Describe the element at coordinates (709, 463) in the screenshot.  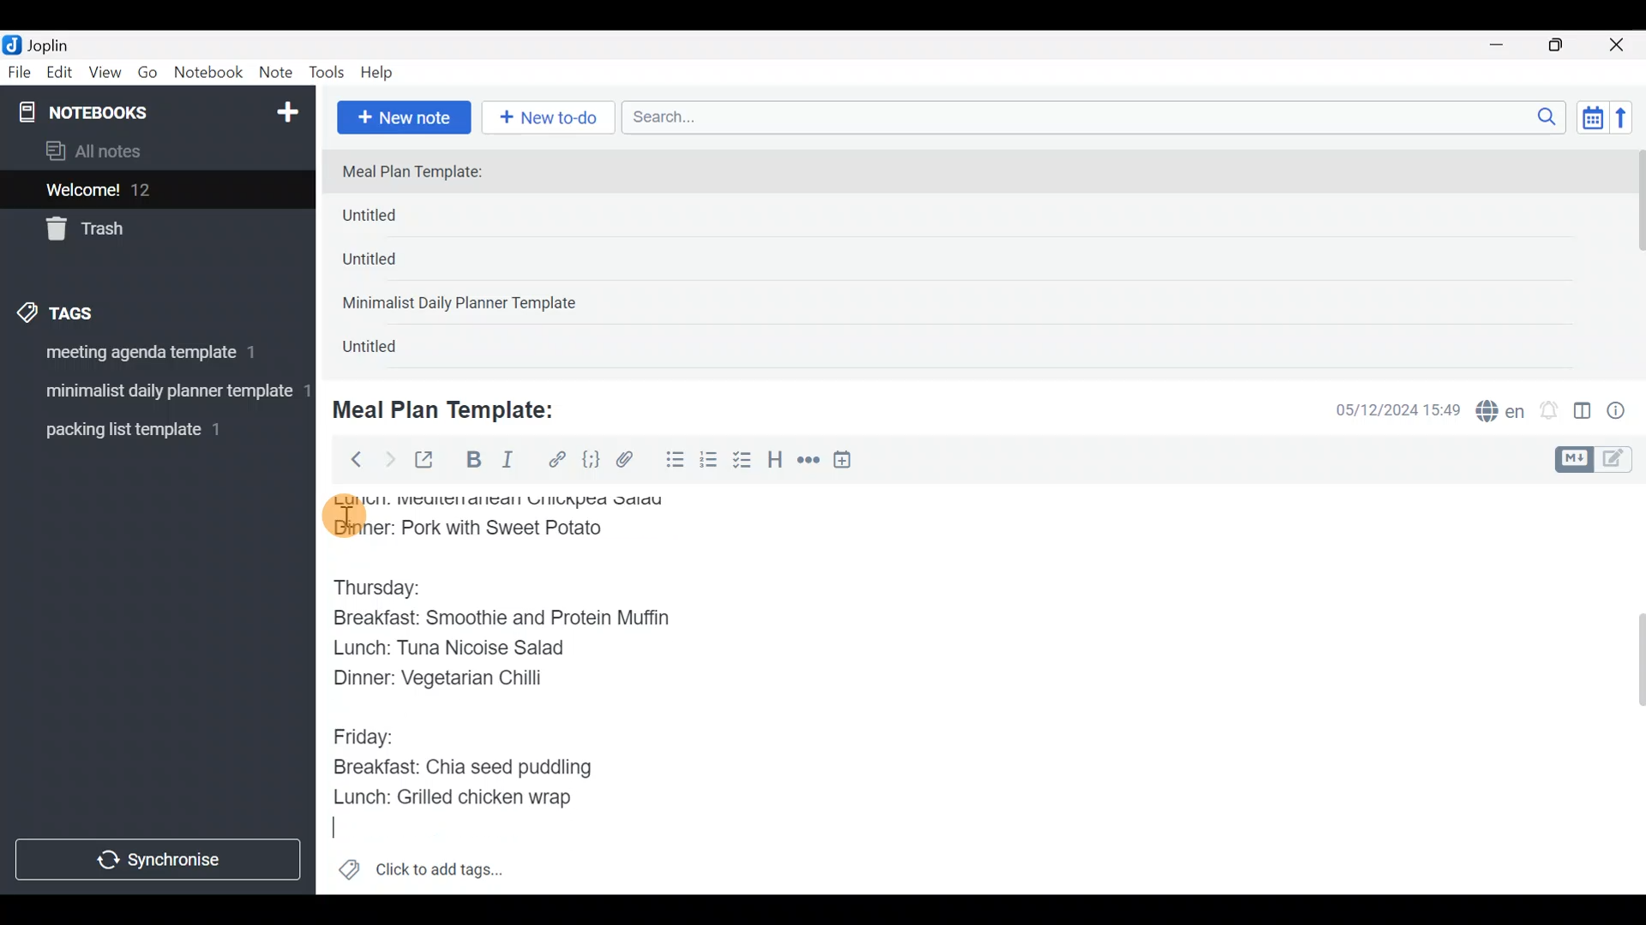
I see `Numbered list` at that location.